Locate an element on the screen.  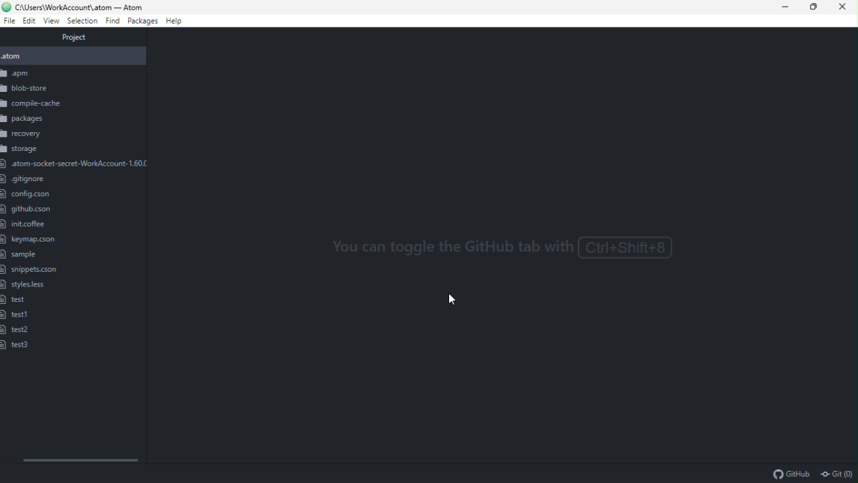
File name and file path is located at coordinates (75, 6).